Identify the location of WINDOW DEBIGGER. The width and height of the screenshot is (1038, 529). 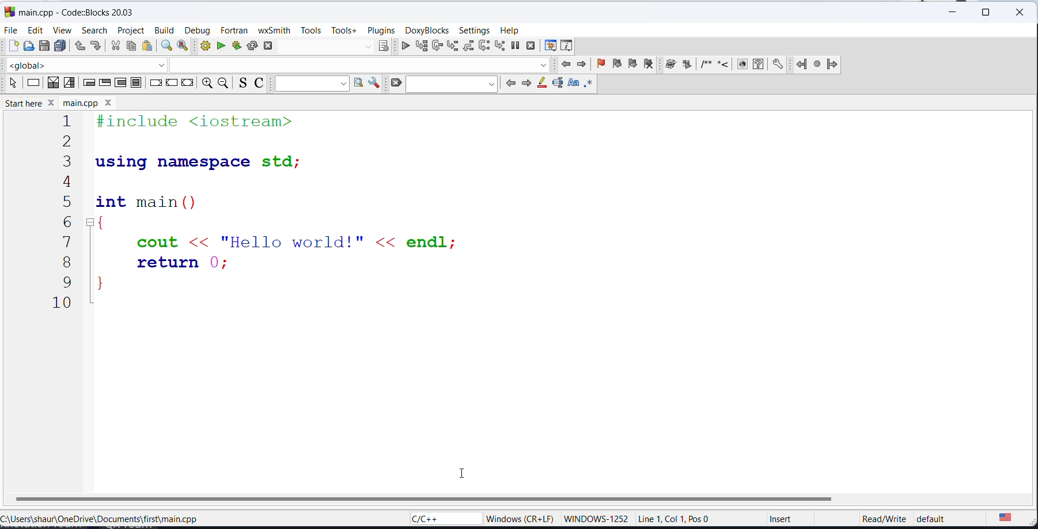
(549, 45).